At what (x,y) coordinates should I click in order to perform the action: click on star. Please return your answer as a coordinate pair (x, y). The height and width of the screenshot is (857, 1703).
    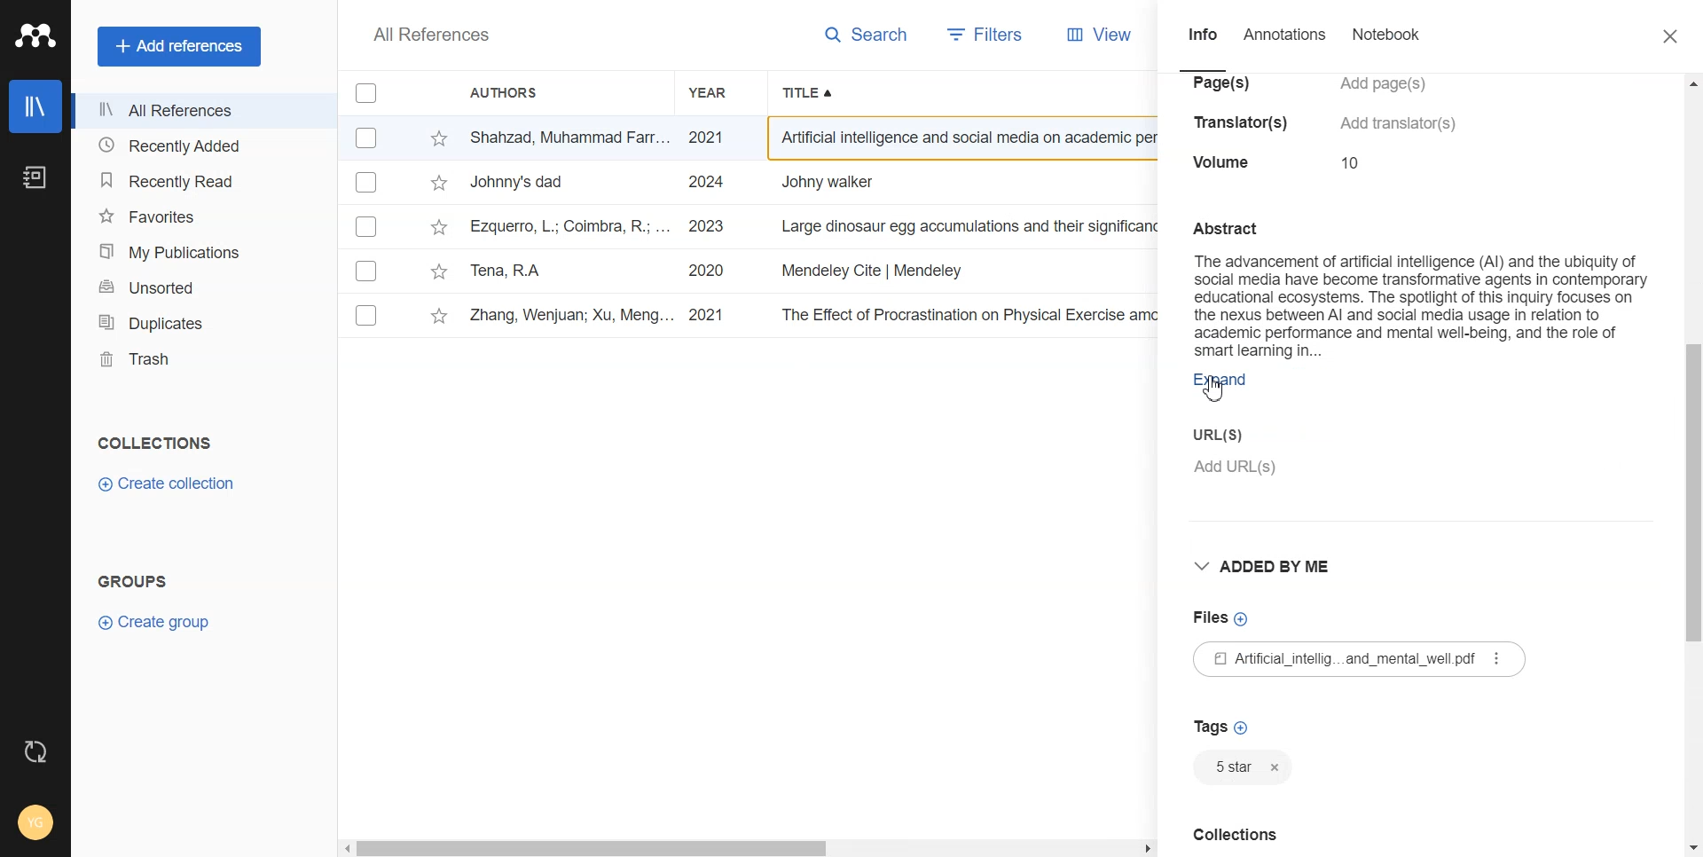
    Looking at the image, I should click on (440, 226).